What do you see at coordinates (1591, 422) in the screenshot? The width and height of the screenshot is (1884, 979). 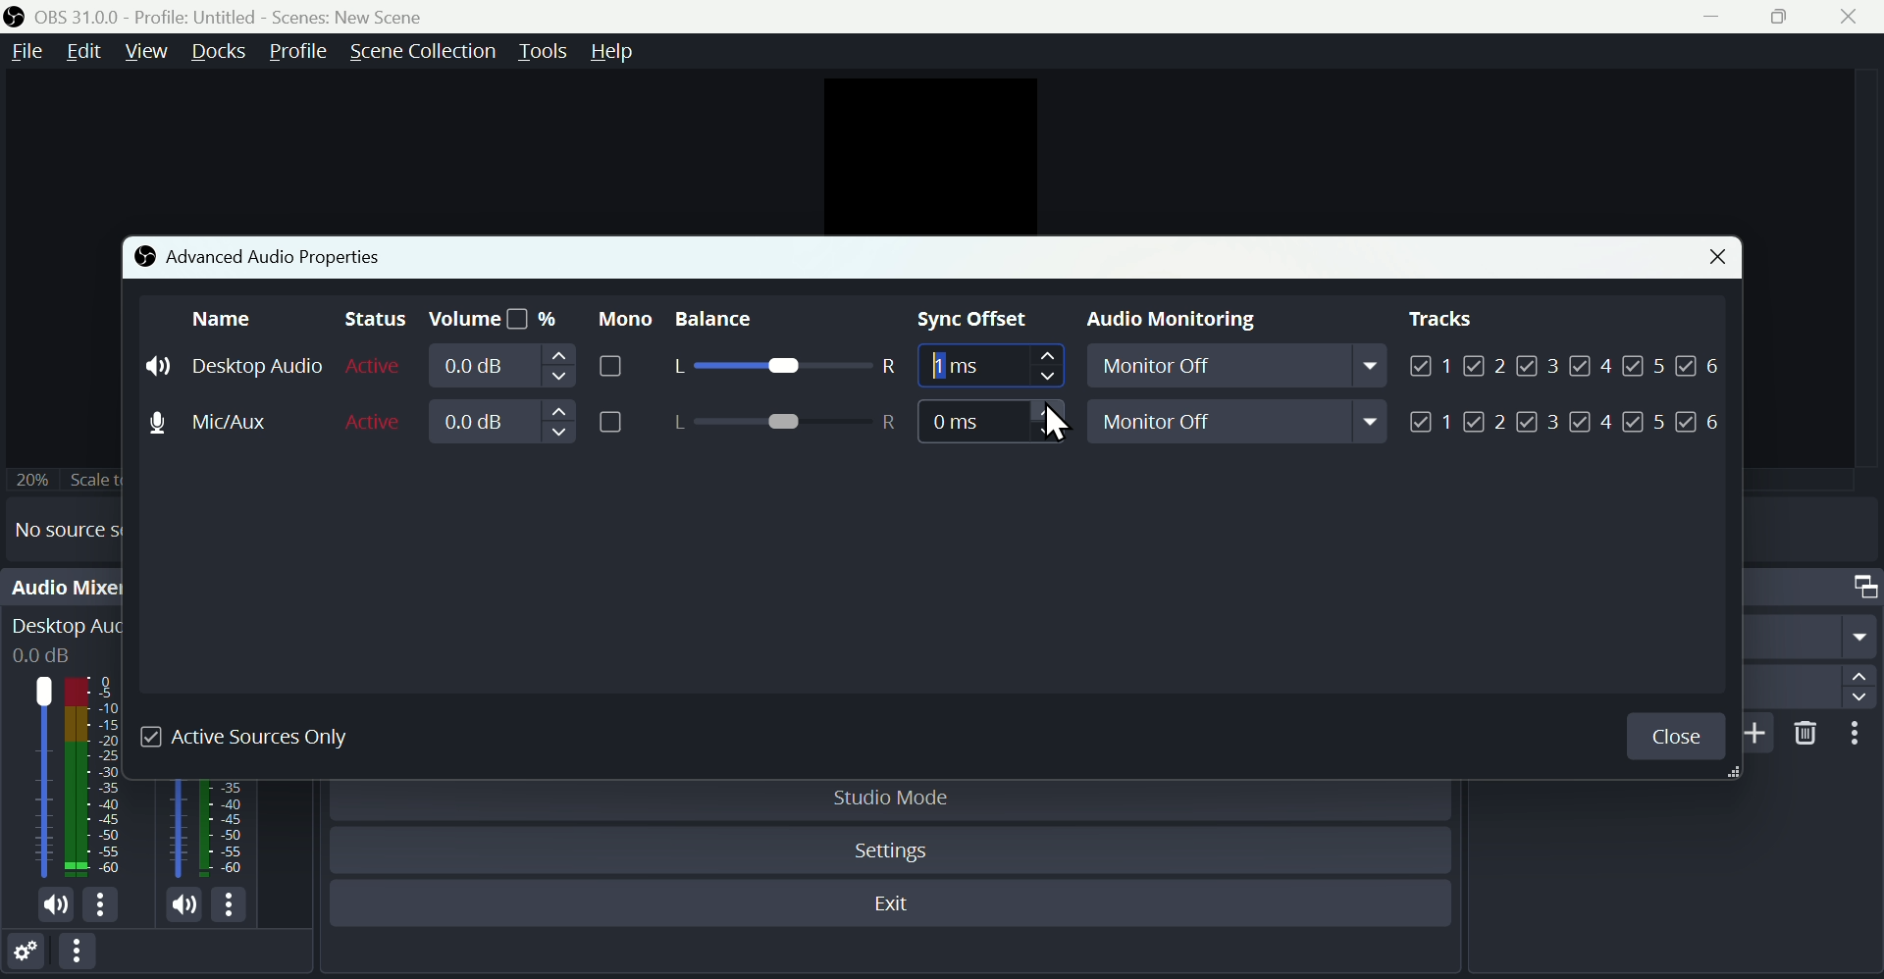 I see `(un)check Track 4` at bounding box center [1591, 422].